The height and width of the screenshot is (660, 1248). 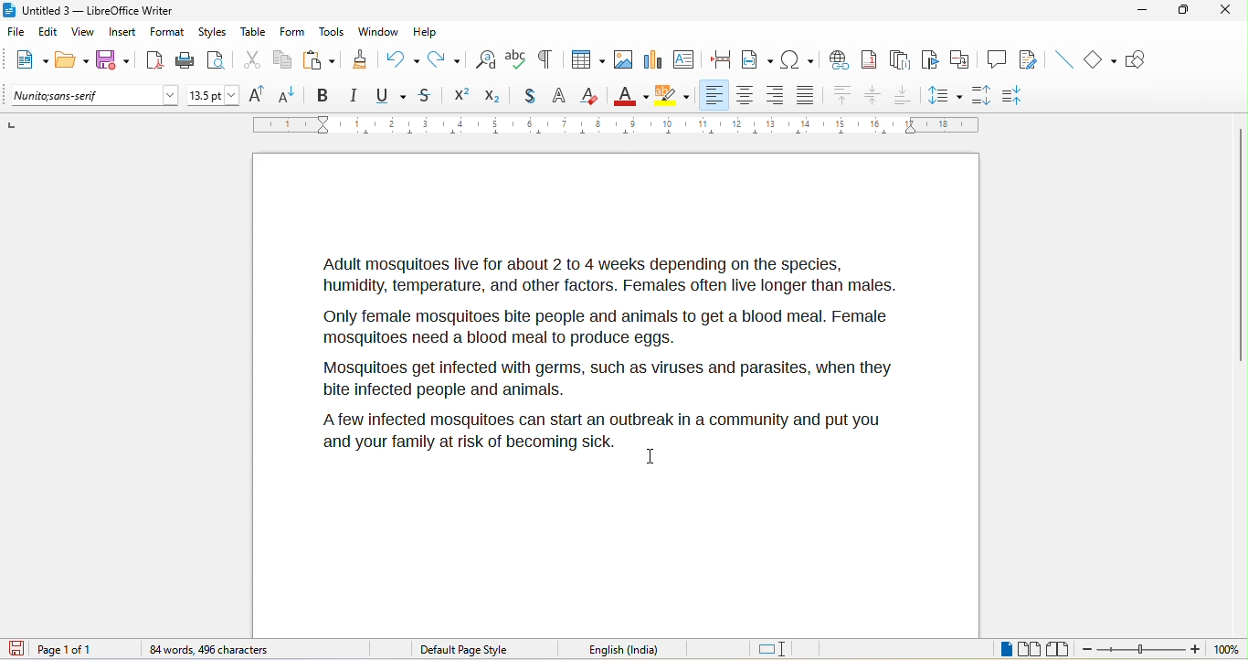 What do you see at coordinates (998, 650) in the screenshot?
I see `single page view` at bounding box center [998, 650].